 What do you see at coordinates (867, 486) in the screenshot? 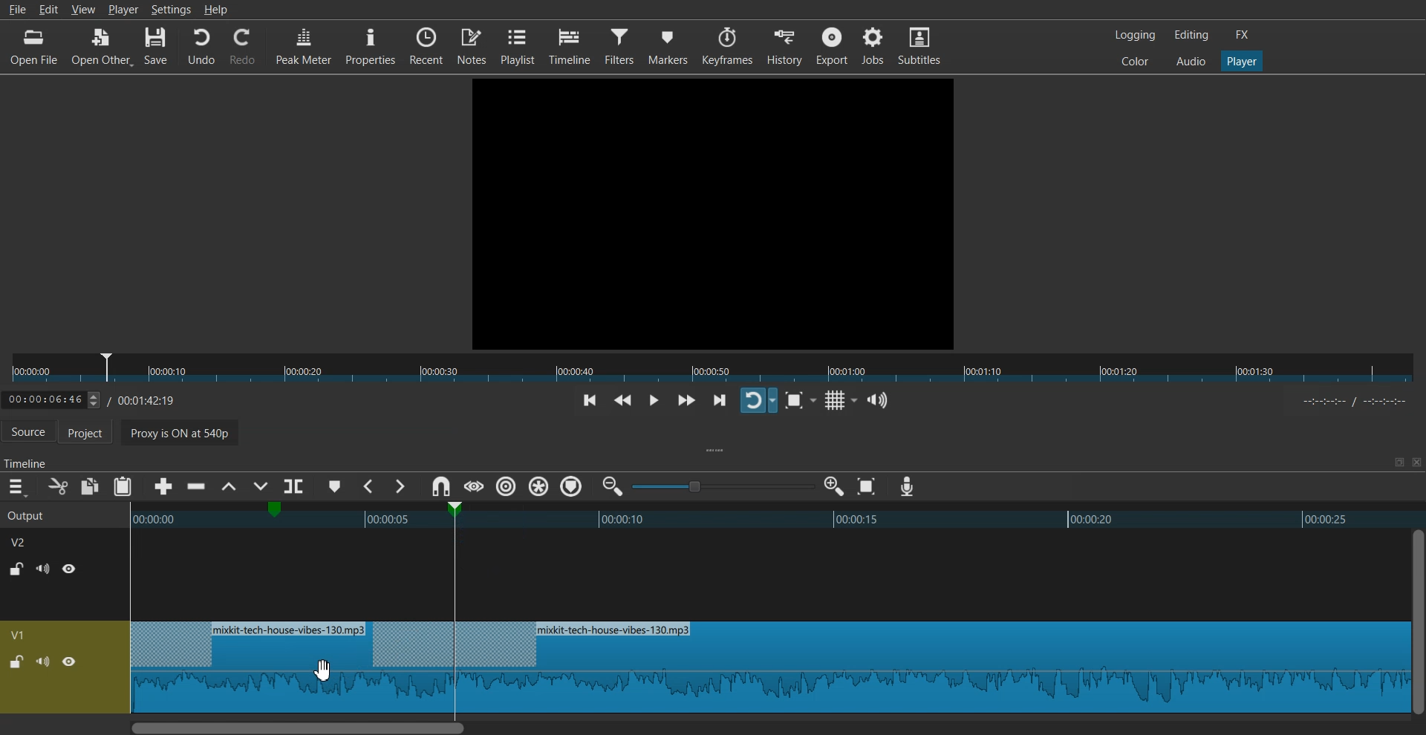
I see `Zoom timeline to Fit` at bounding box center [867, 486].